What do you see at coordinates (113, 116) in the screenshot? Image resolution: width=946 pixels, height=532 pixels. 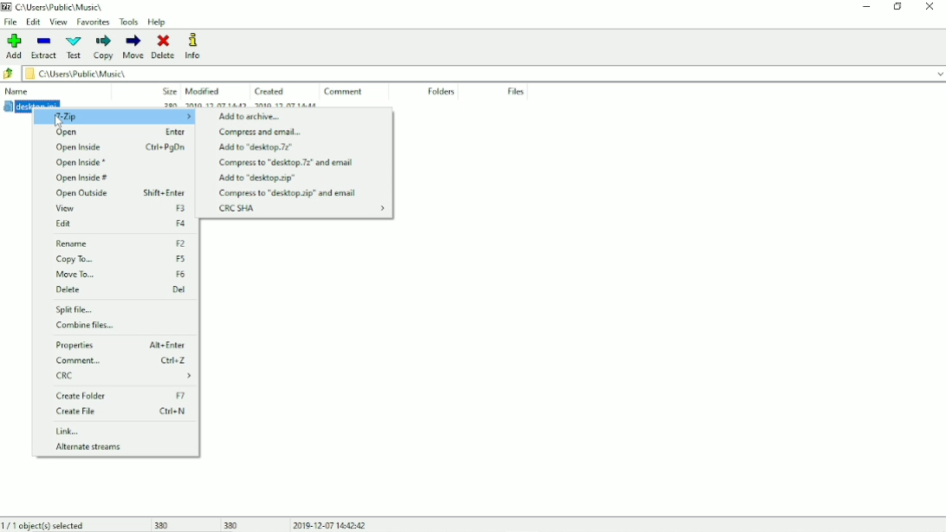 I see `7-Zip` at bounding box center [113, 116].